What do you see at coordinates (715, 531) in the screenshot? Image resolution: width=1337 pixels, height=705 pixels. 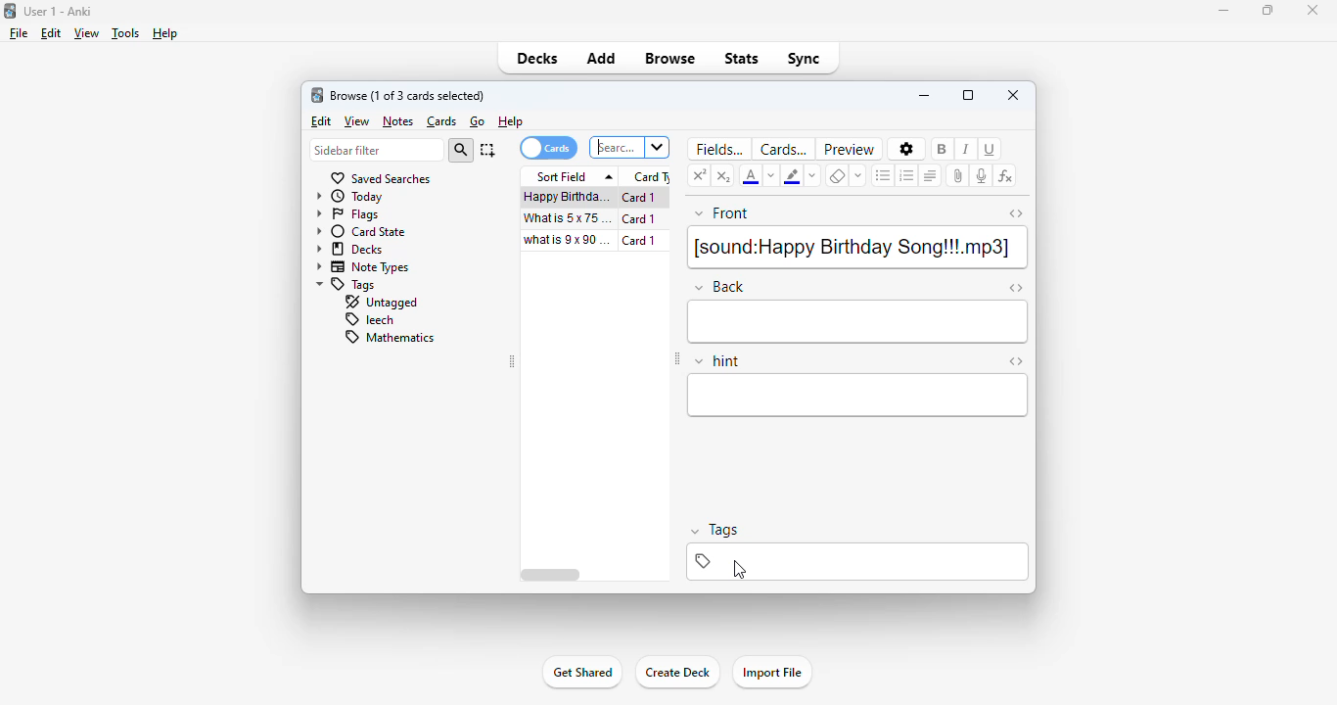 I see `tags` at bounding box center [715, 531].